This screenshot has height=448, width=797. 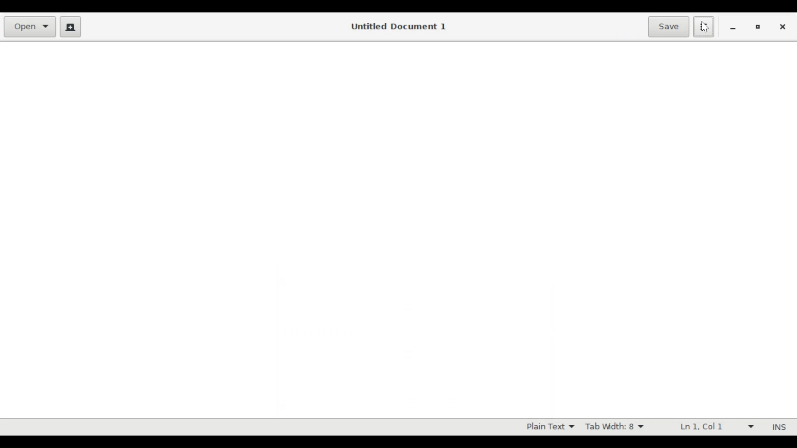 What do you see at coordinates (548, 426) in the screenshot?
I see `Highlight mode` at bounding box center [548, 426].